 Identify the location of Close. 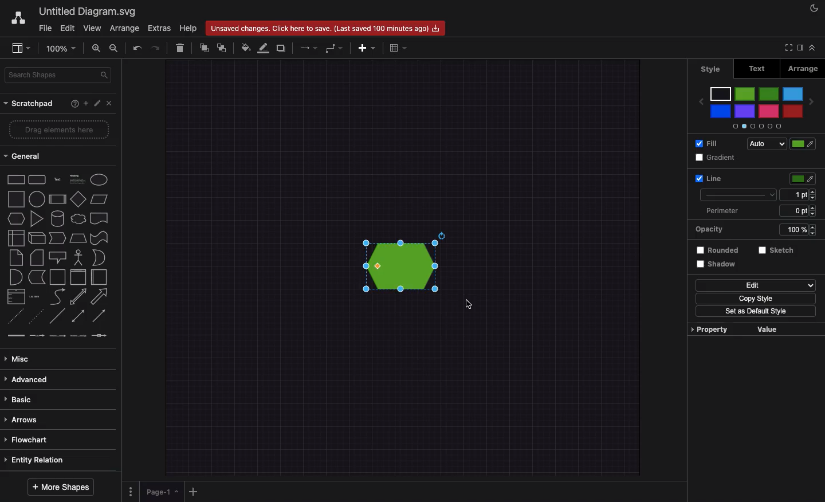
(110, 103).